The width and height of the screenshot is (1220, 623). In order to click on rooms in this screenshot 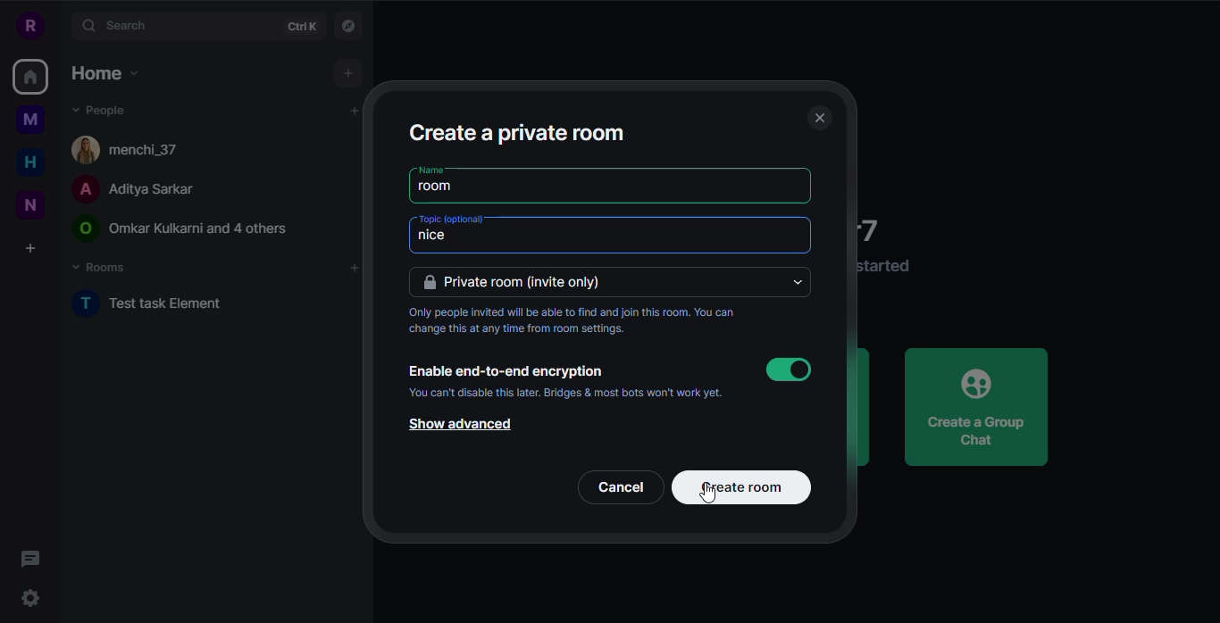, I will do `click(101, 268)`.